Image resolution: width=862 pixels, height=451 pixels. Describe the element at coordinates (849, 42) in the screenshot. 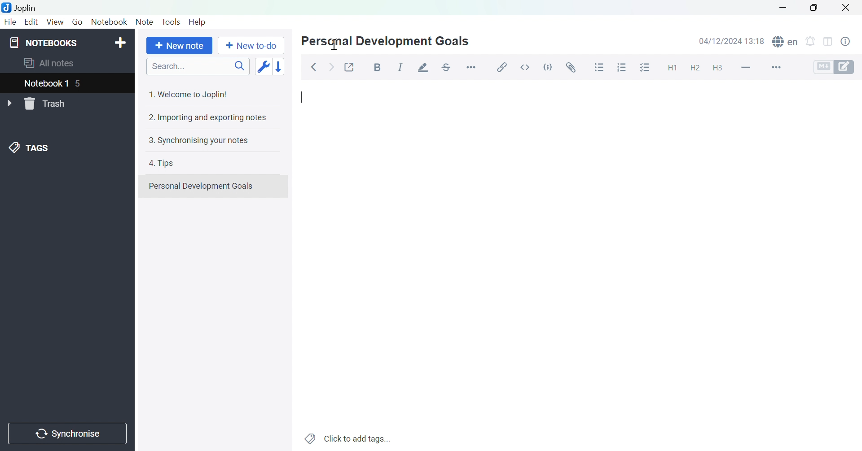

I see `Note properties` at that location.